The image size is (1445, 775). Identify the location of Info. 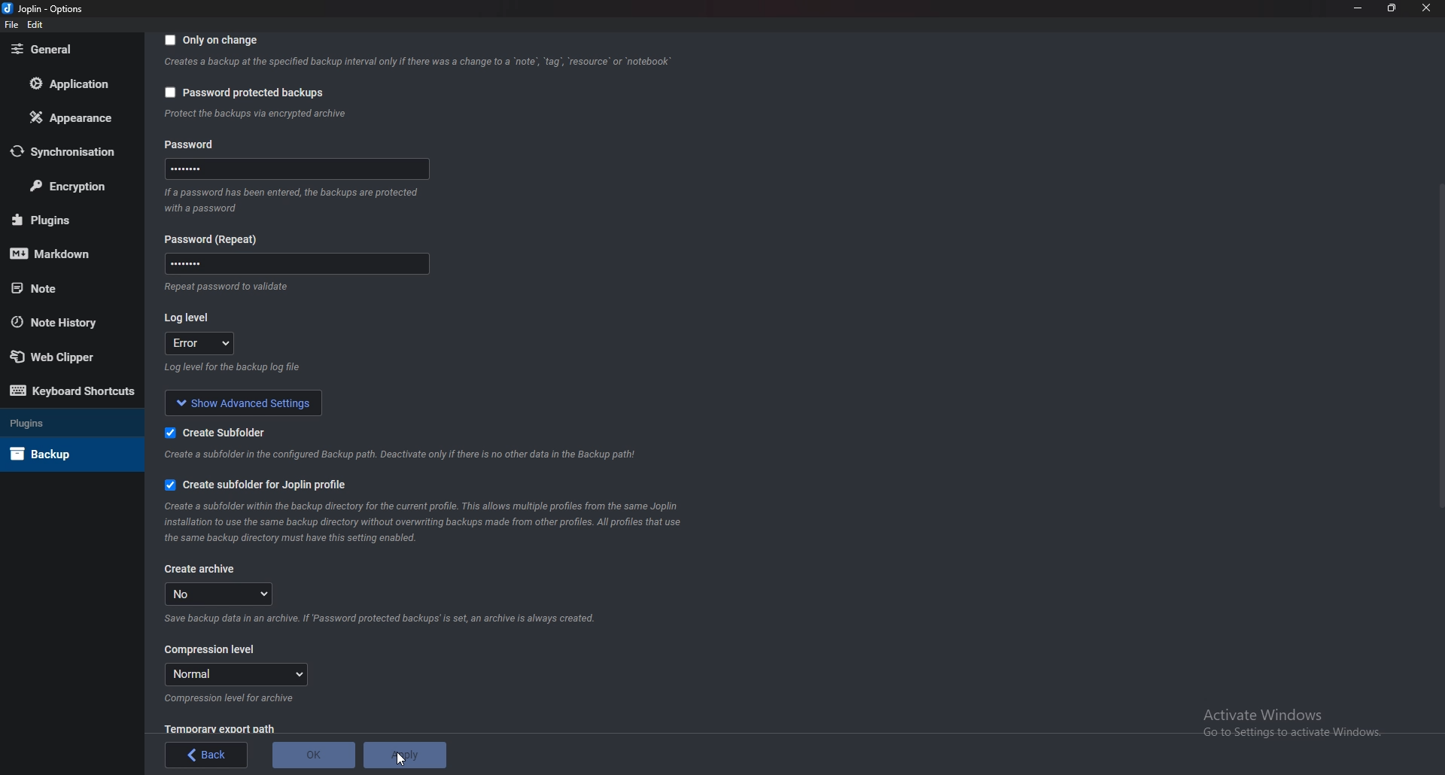
(231, 699).